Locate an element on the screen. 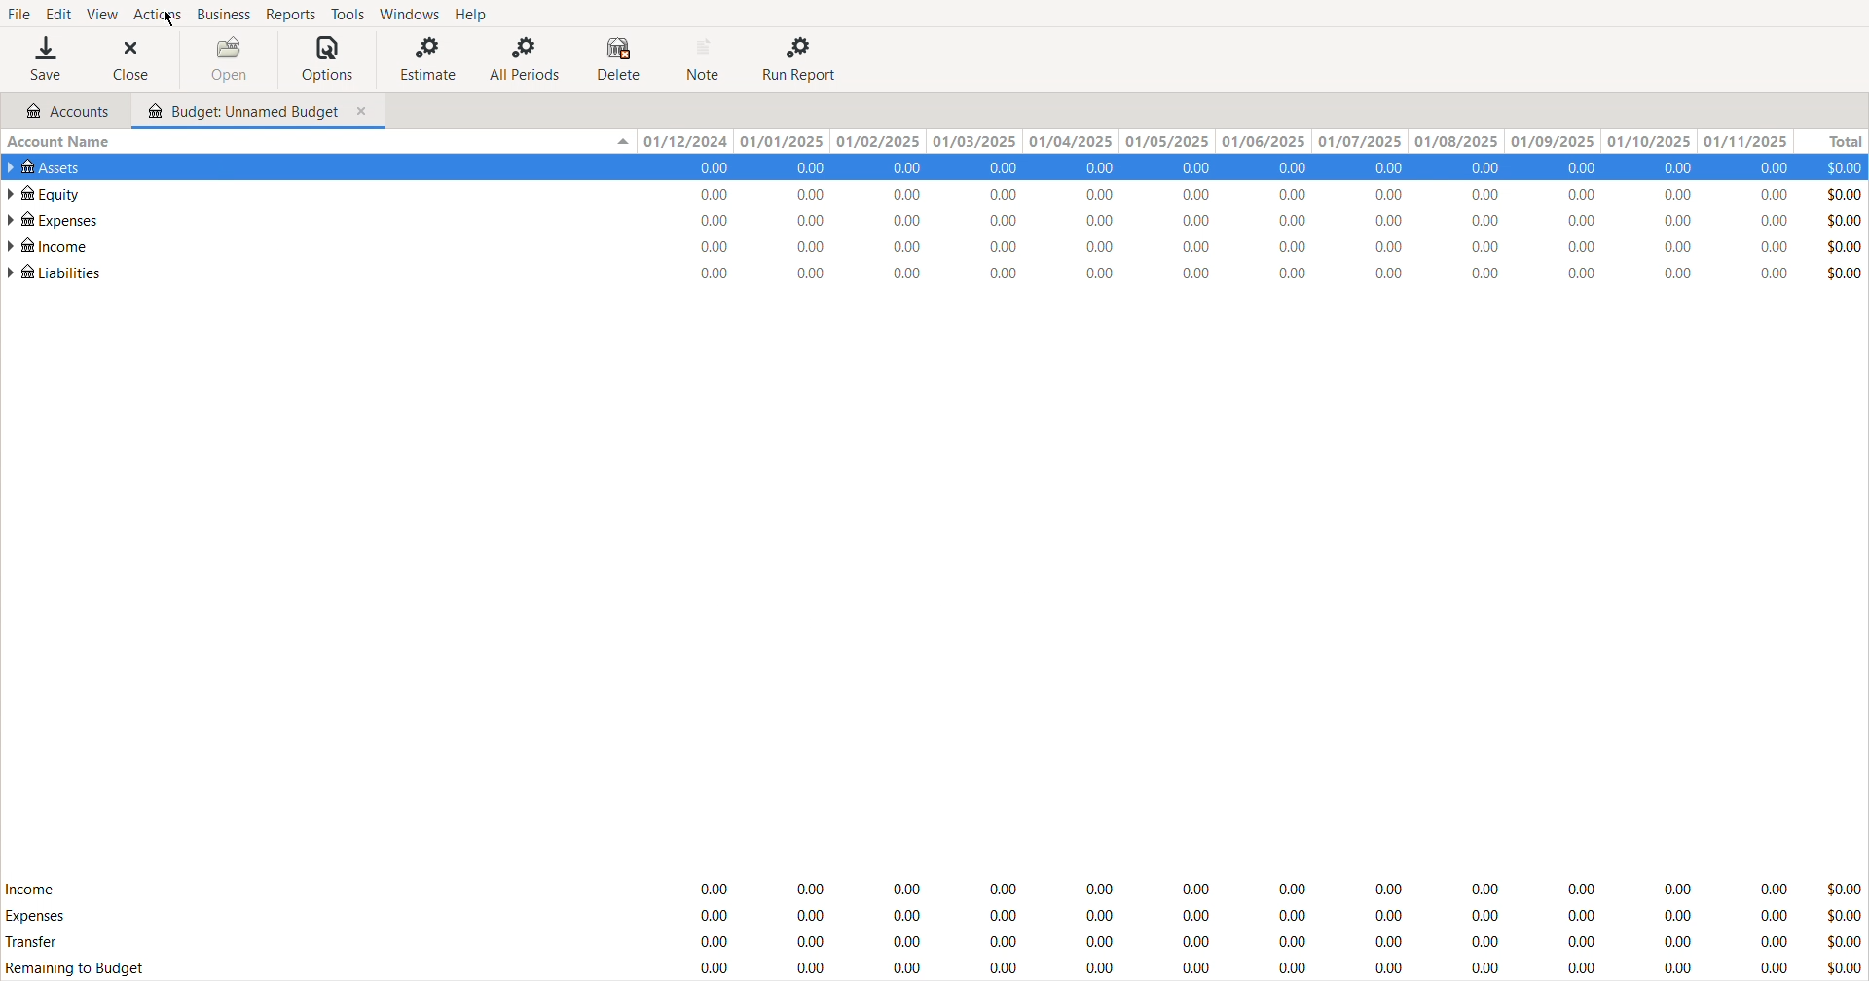 The height and width of the screenshot is (981, 1869). Delete is located at coordinates (623, 59).